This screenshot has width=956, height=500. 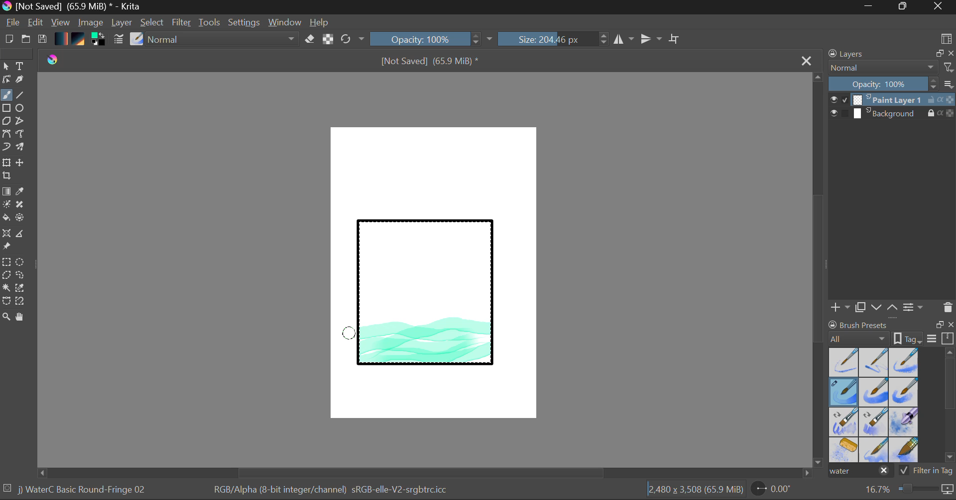 What do you see at coordinates (310, 39) in the screenshot?
I see `Eraser` at bounding box center [310, 39].